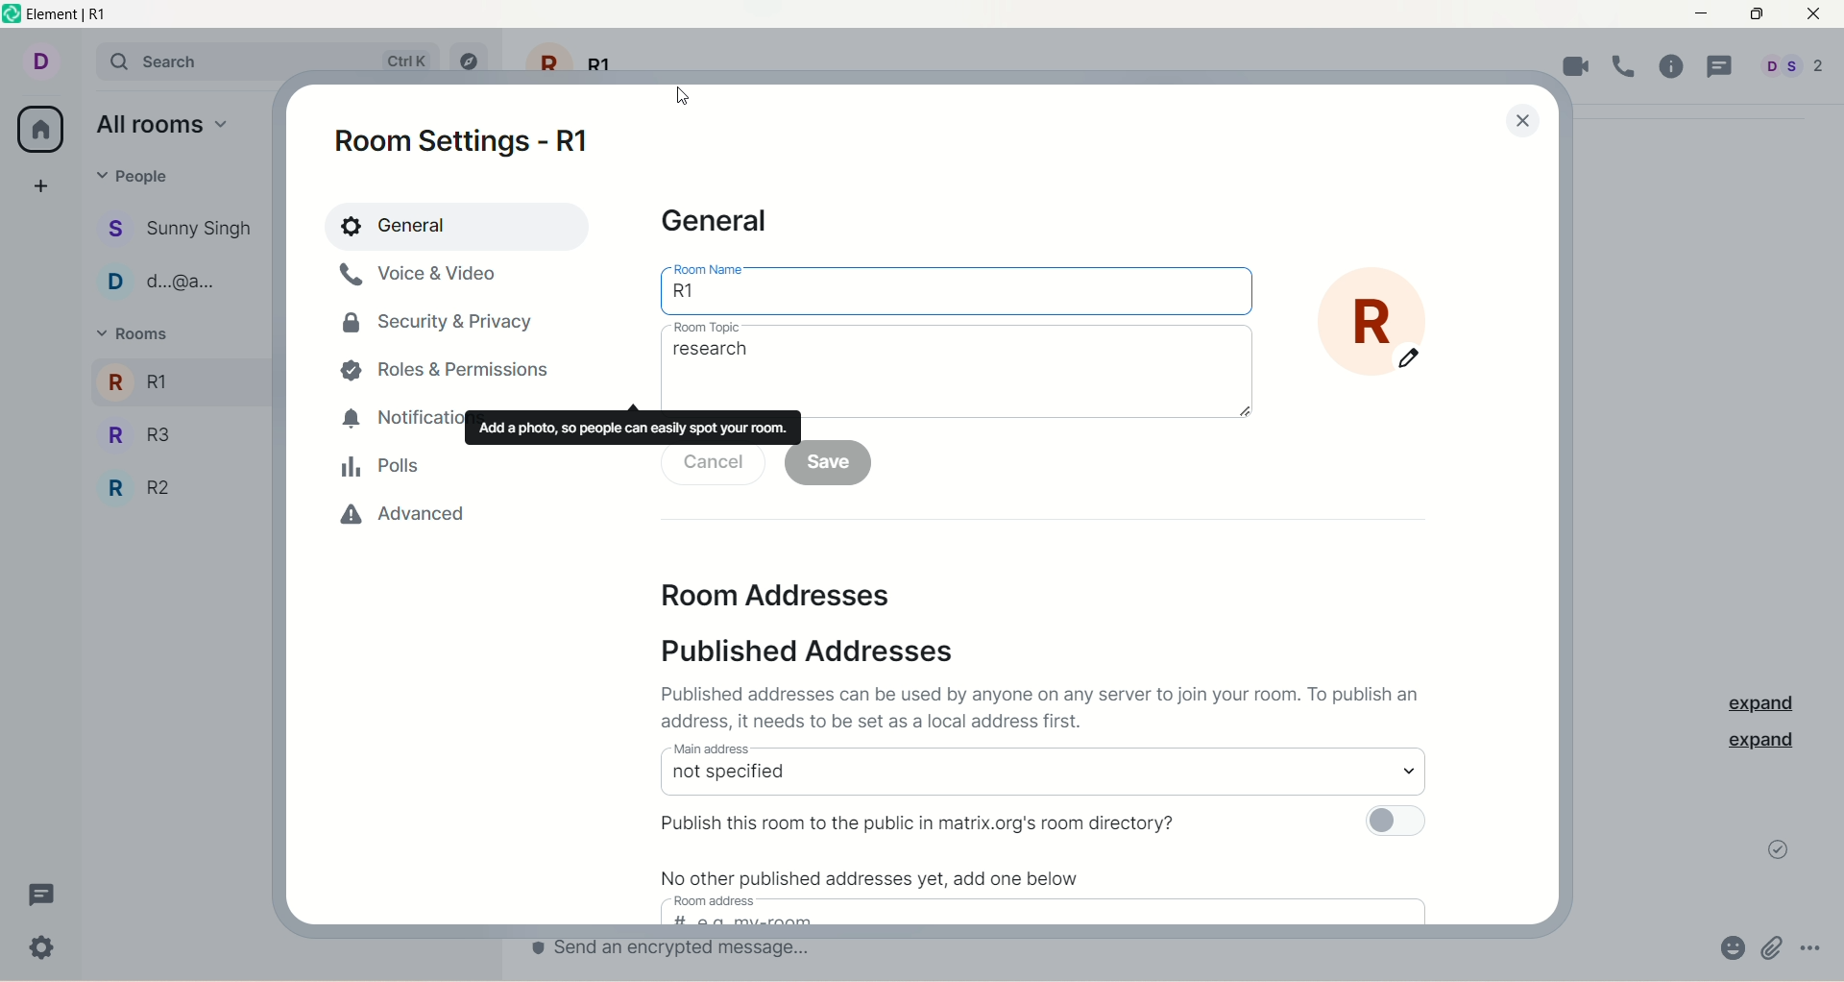  What do you see at coordinates (714, 463) in the screenshot?
I see `cancel` at bounding box center [714, 463].